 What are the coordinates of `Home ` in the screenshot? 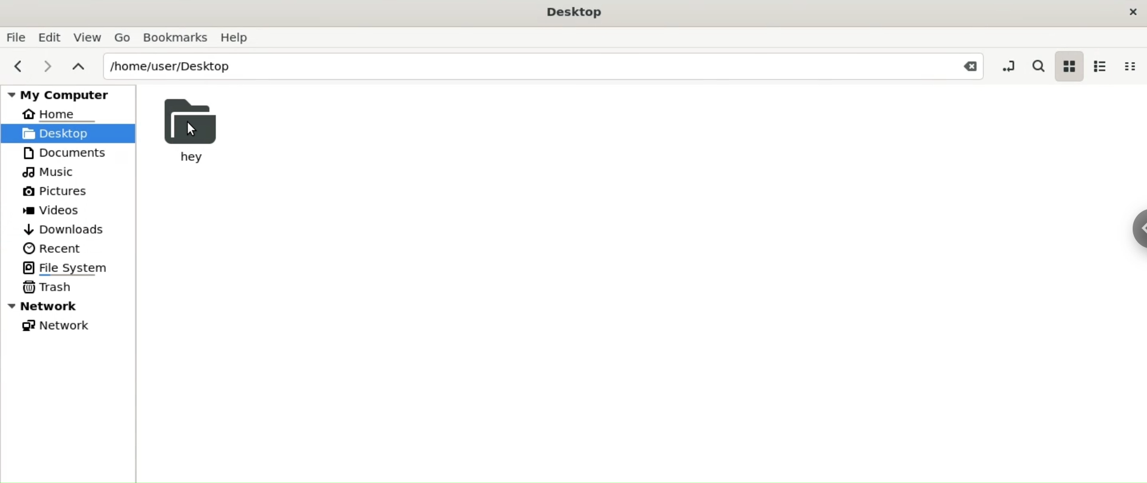 It's located at (52, 114).